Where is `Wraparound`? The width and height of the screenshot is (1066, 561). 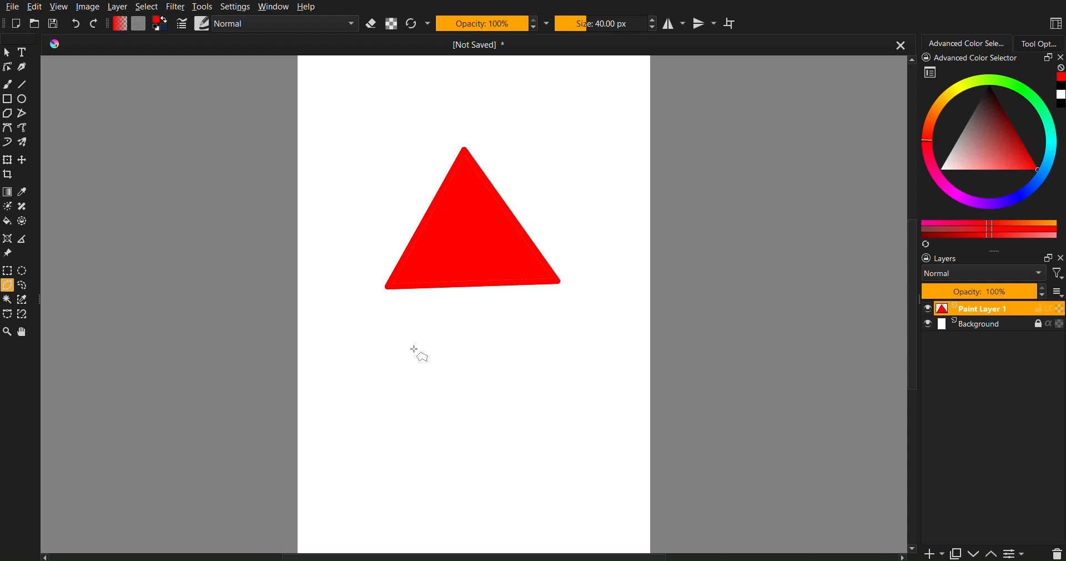 Wraparound is located at coordinates (731, 23).